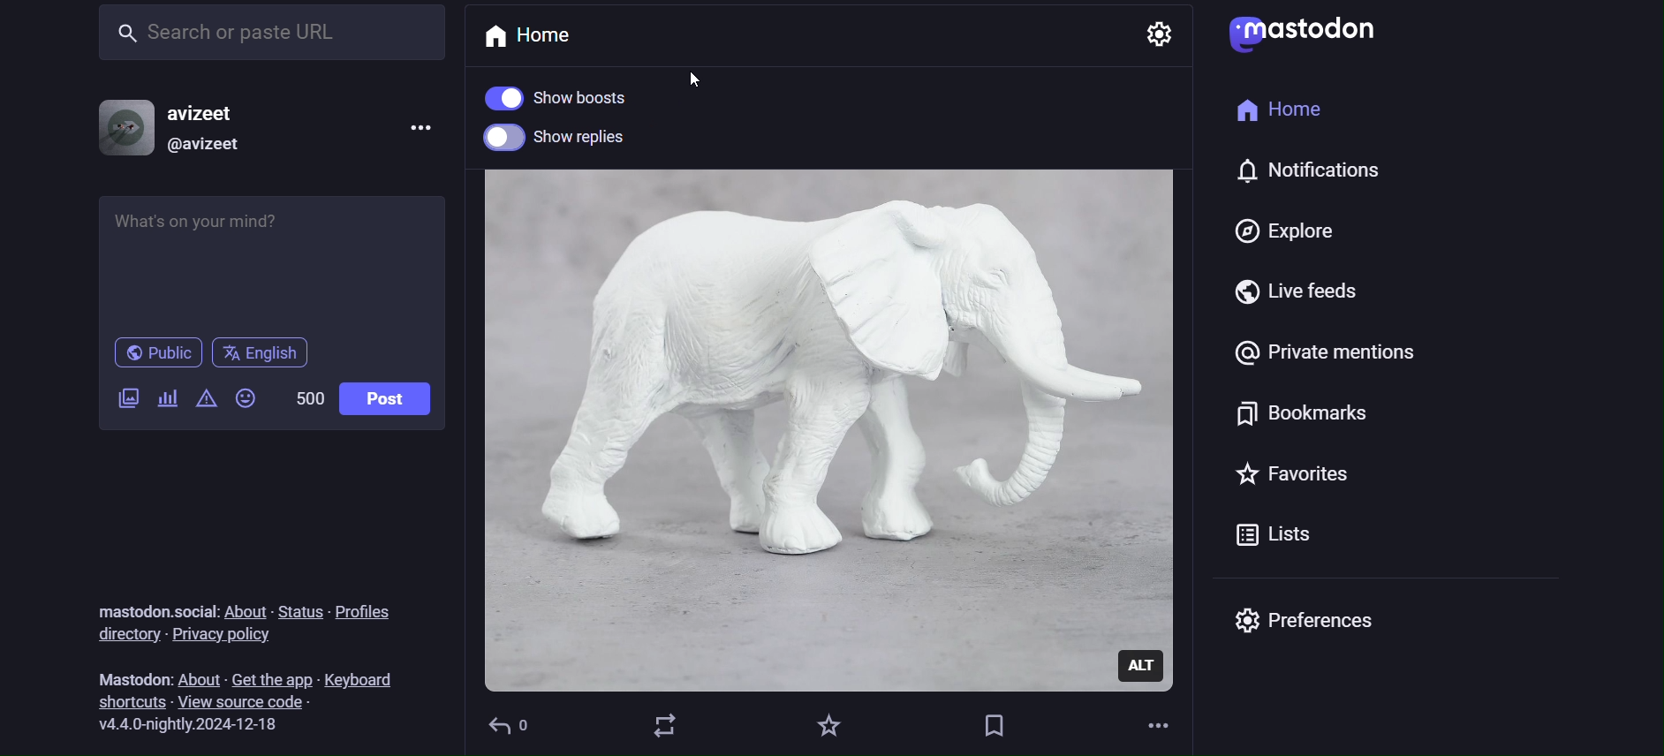  What do you see at coordinates (196, 677) in the screenshot?
I see `about` at bounding box center [196, 677].